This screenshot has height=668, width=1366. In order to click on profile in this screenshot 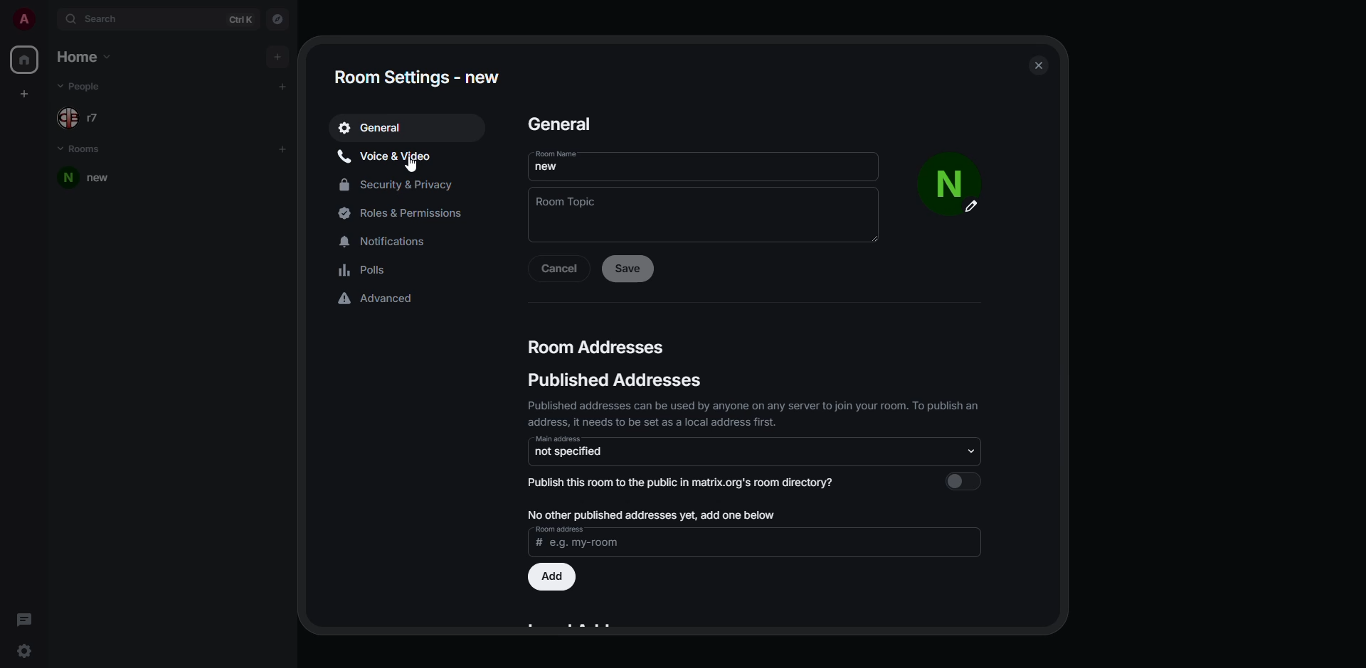, I will do `click(952, 188)`.